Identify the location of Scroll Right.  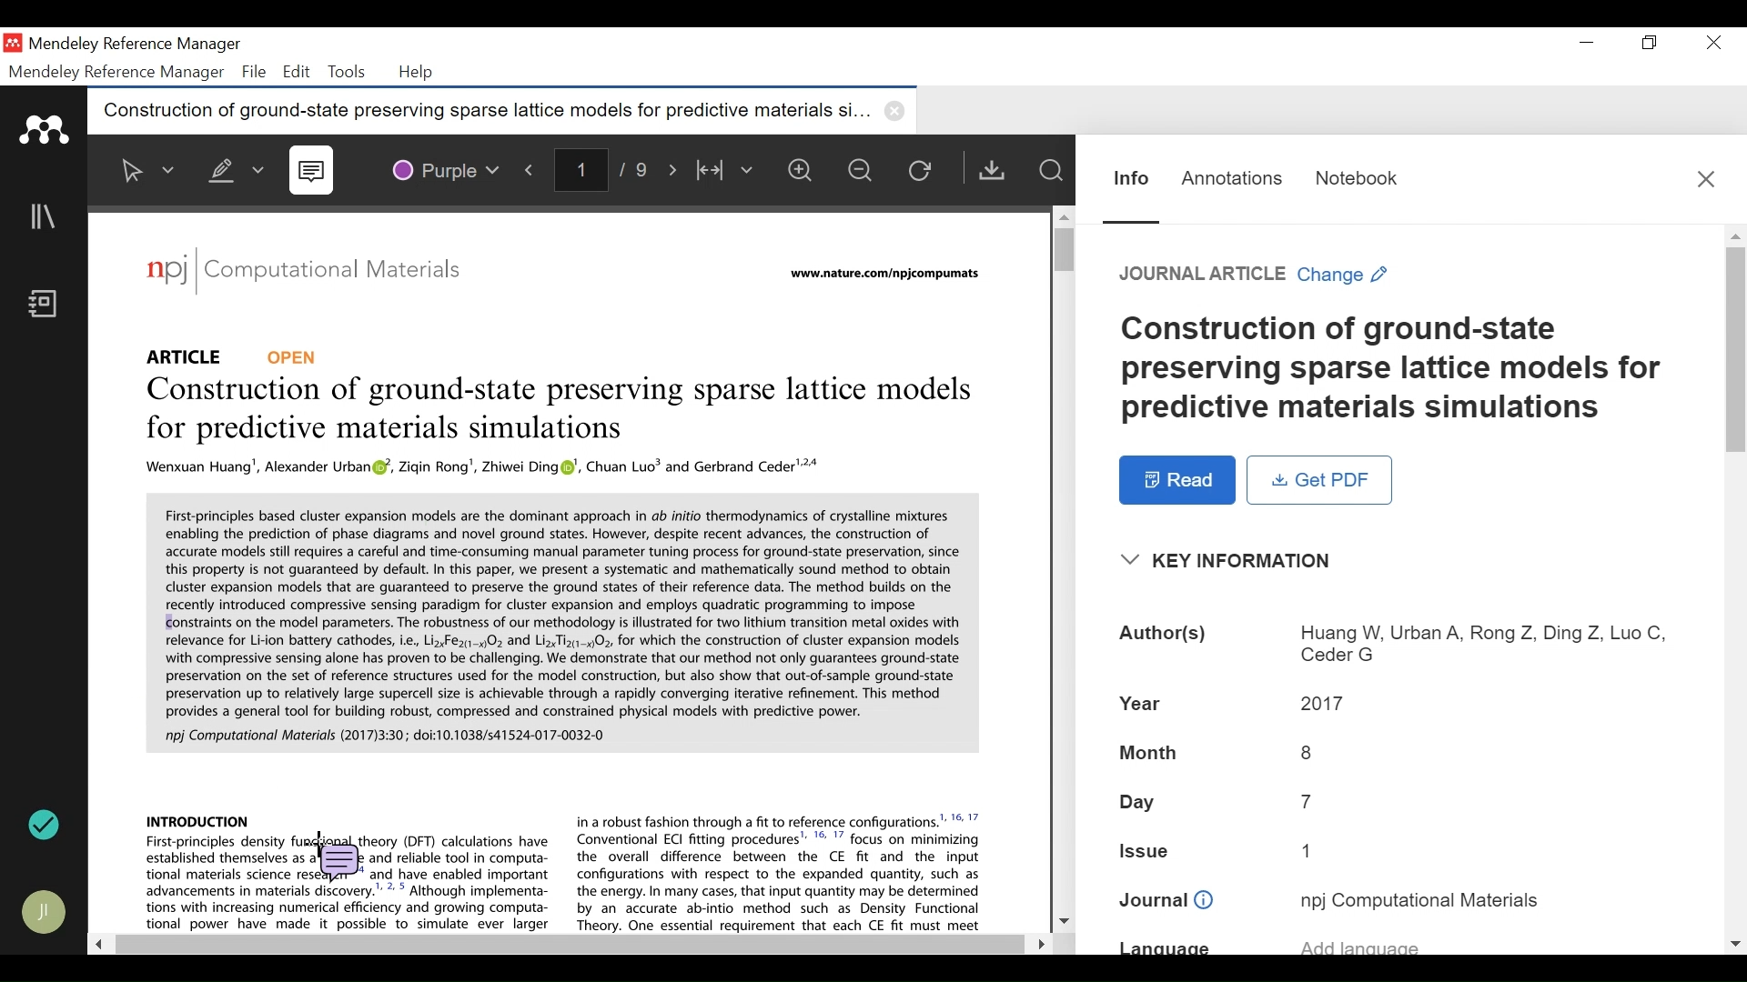
(1036, 941).